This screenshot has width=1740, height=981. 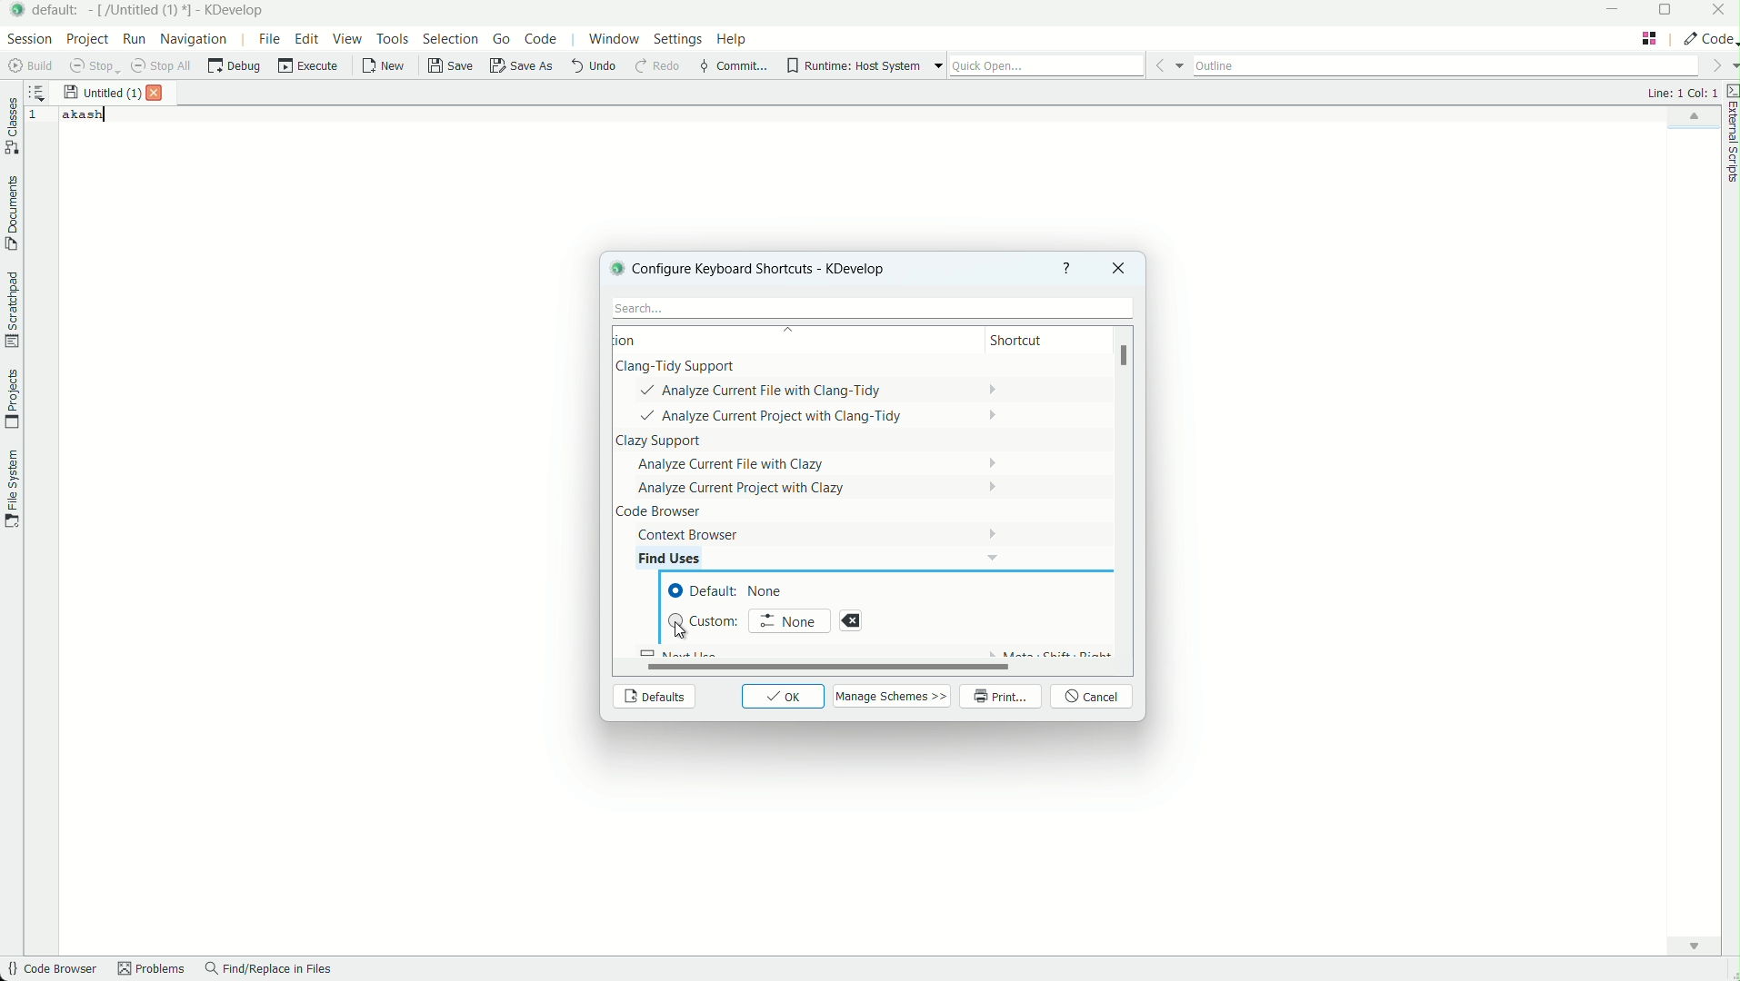 What do you see at coordinates (392, 38) in the screenshot?
I see `tools menu` at bounding box center [392, 38].